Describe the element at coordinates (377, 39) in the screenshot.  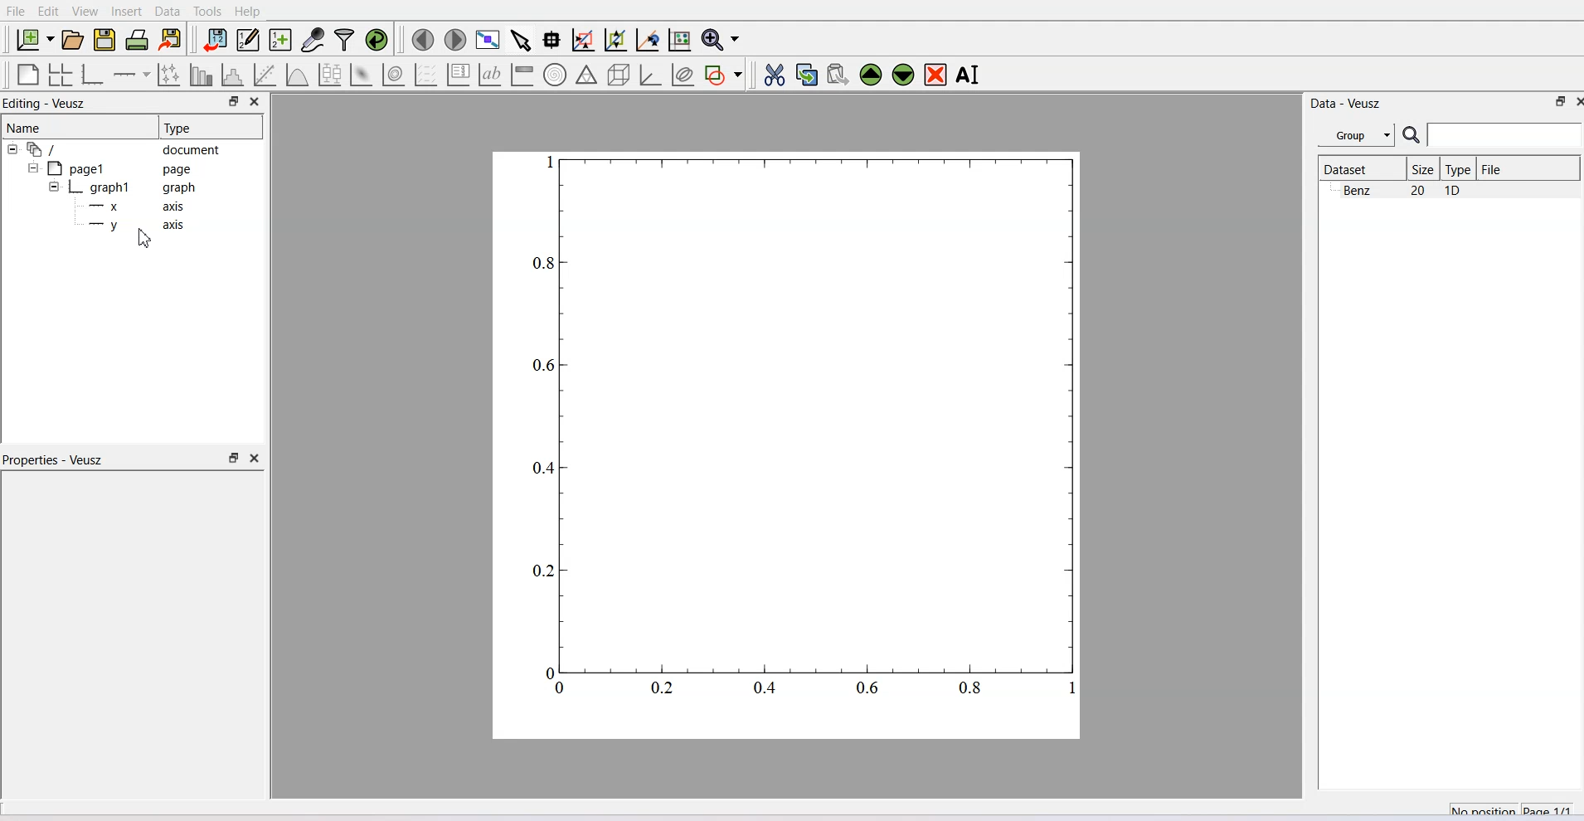
I see `Reload linked dataset` at that location.